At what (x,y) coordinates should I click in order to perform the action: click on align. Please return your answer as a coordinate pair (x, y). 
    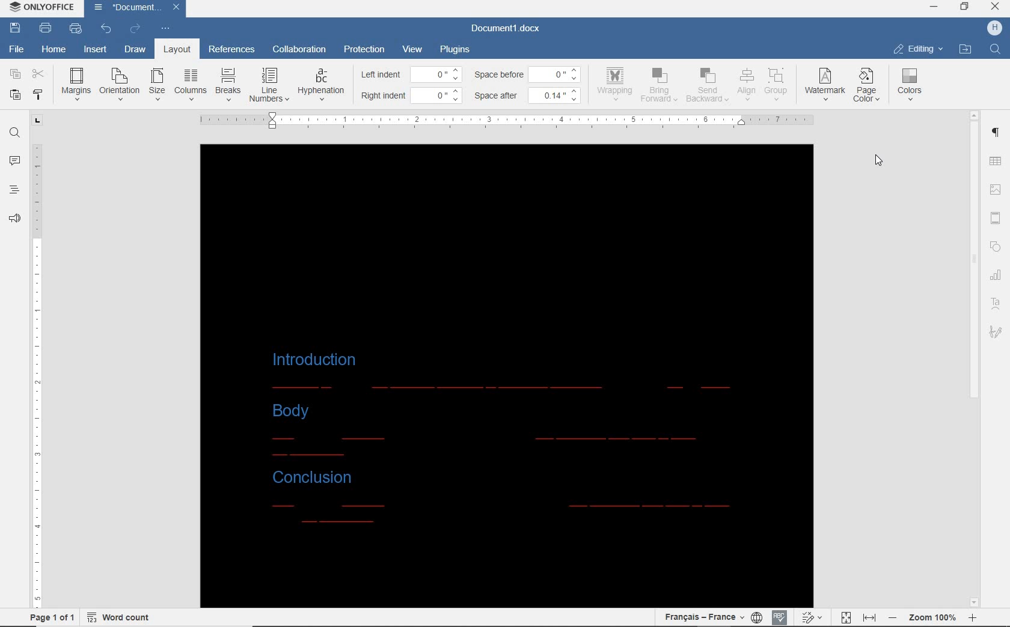
    Looking at the image, I should click on (745, 84).